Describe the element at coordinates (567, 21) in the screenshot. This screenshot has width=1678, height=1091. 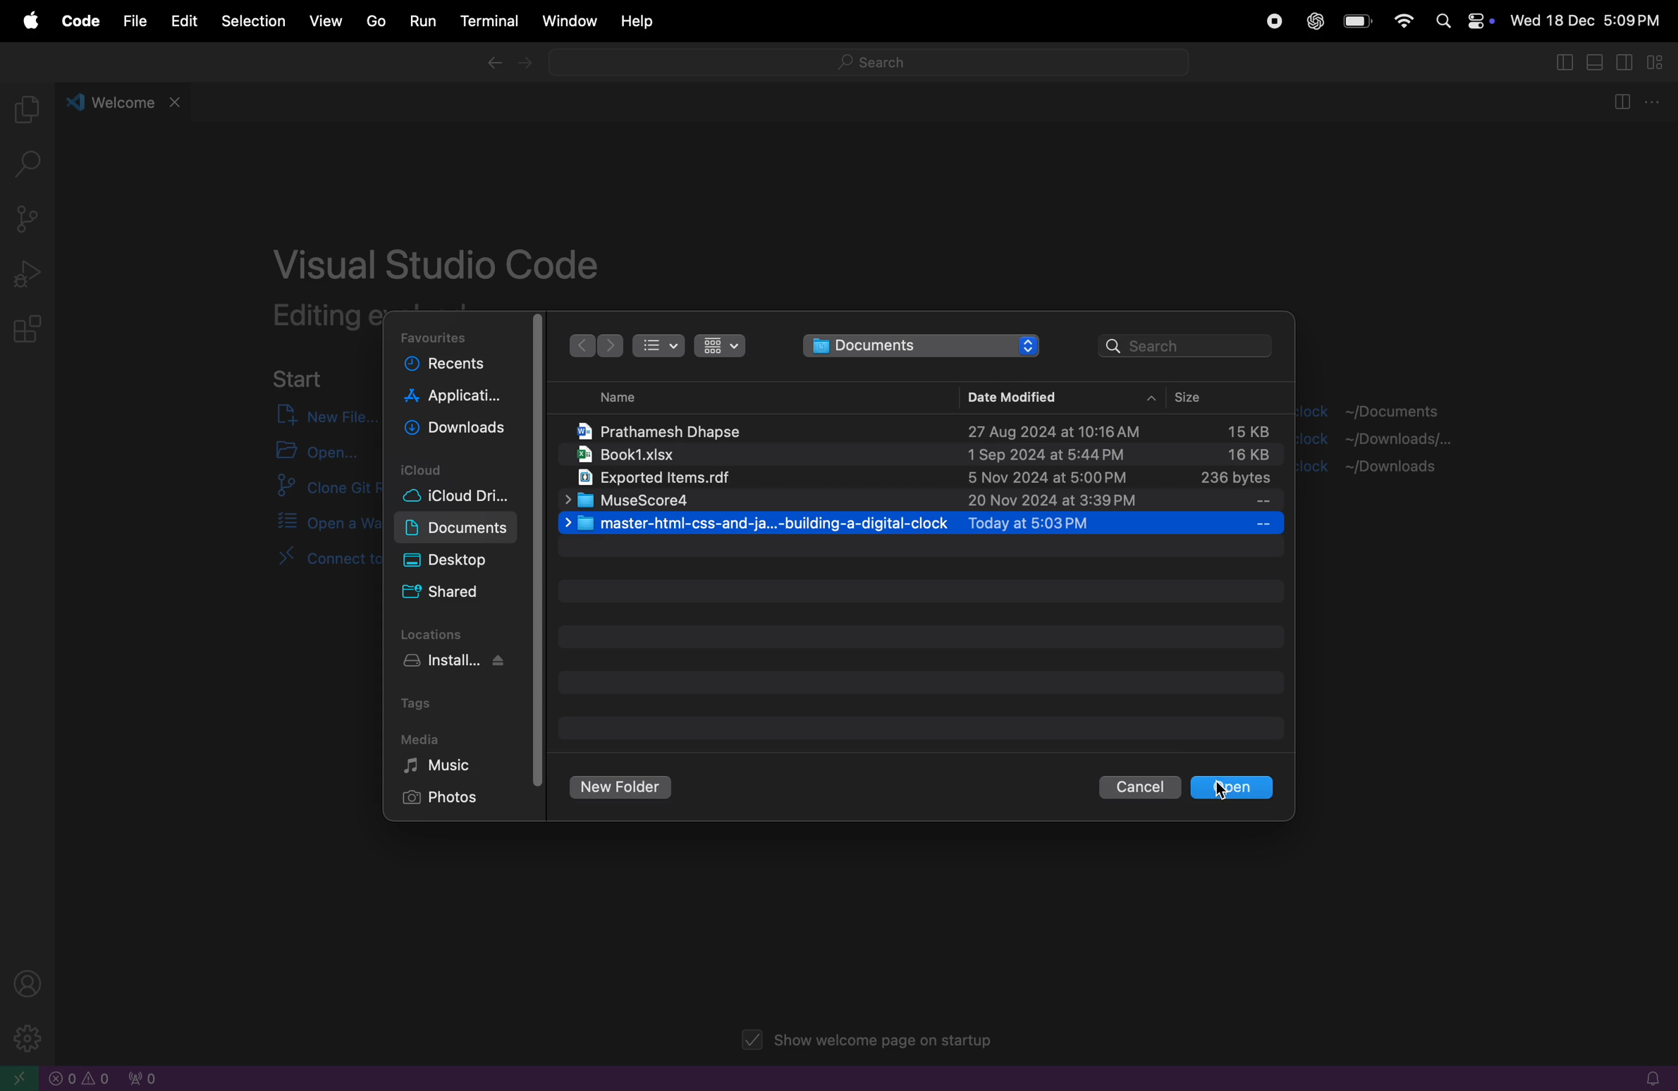
I see `window` at that location.